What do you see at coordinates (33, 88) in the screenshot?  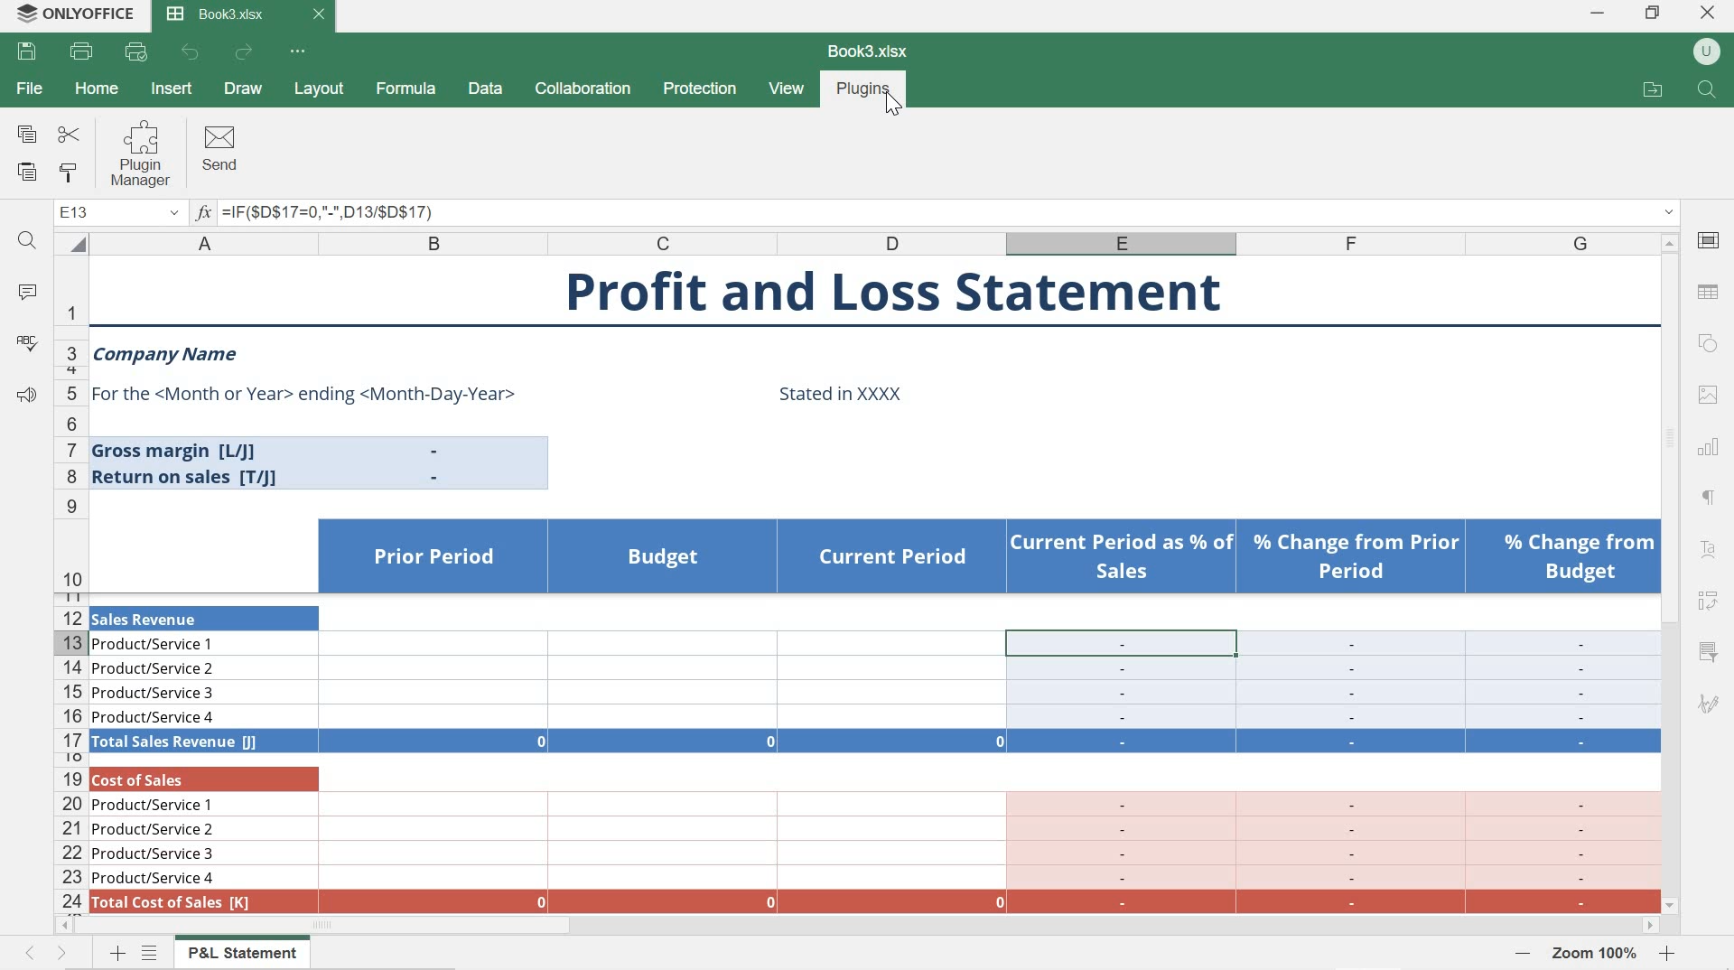 I see `file` at bounding box center [33, 88].